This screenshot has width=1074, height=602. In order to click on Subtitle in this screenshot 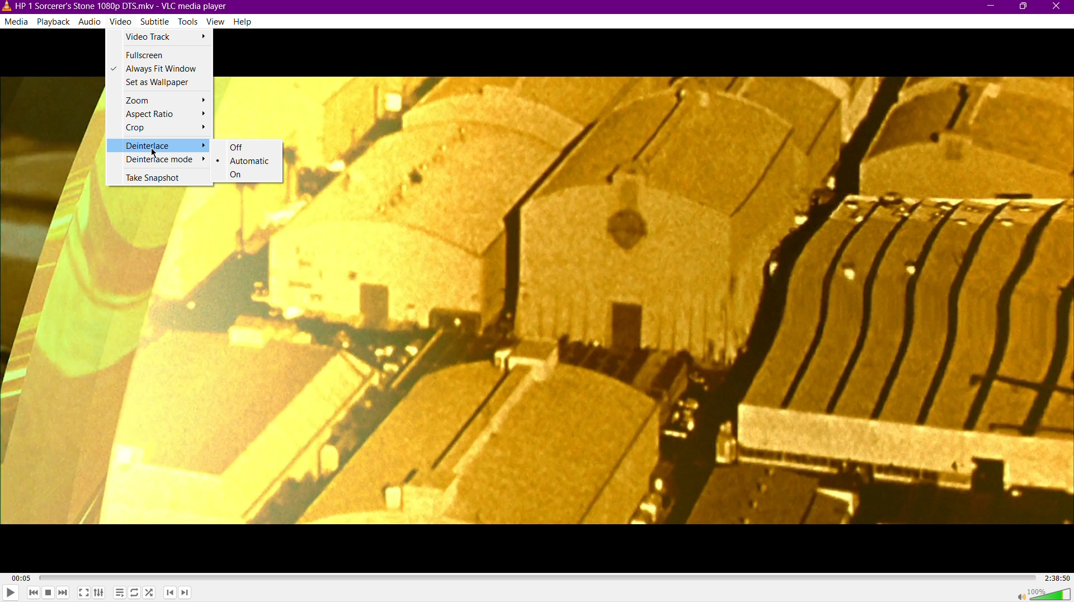, I will do `click(156, 21)`.